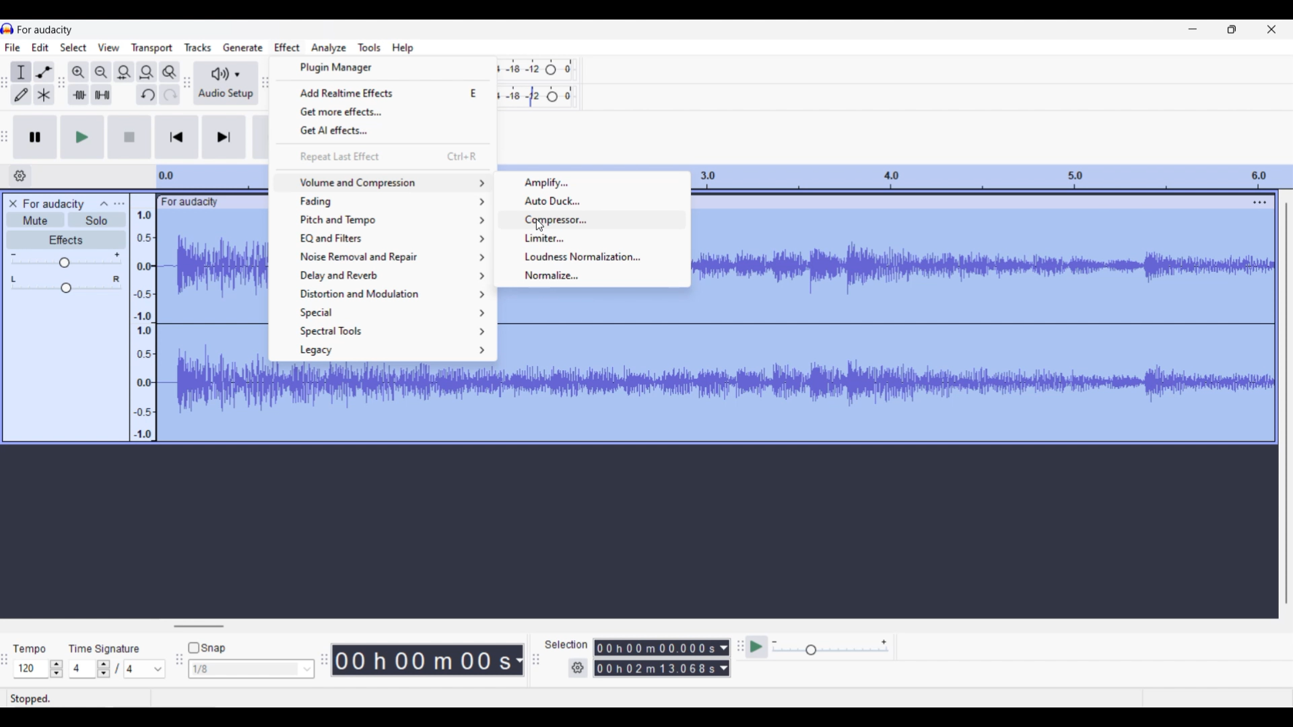 The image size is (1293, 727). Describe the element at coordinates (170, 94) in the screenshot. I see `Redo` at that location.